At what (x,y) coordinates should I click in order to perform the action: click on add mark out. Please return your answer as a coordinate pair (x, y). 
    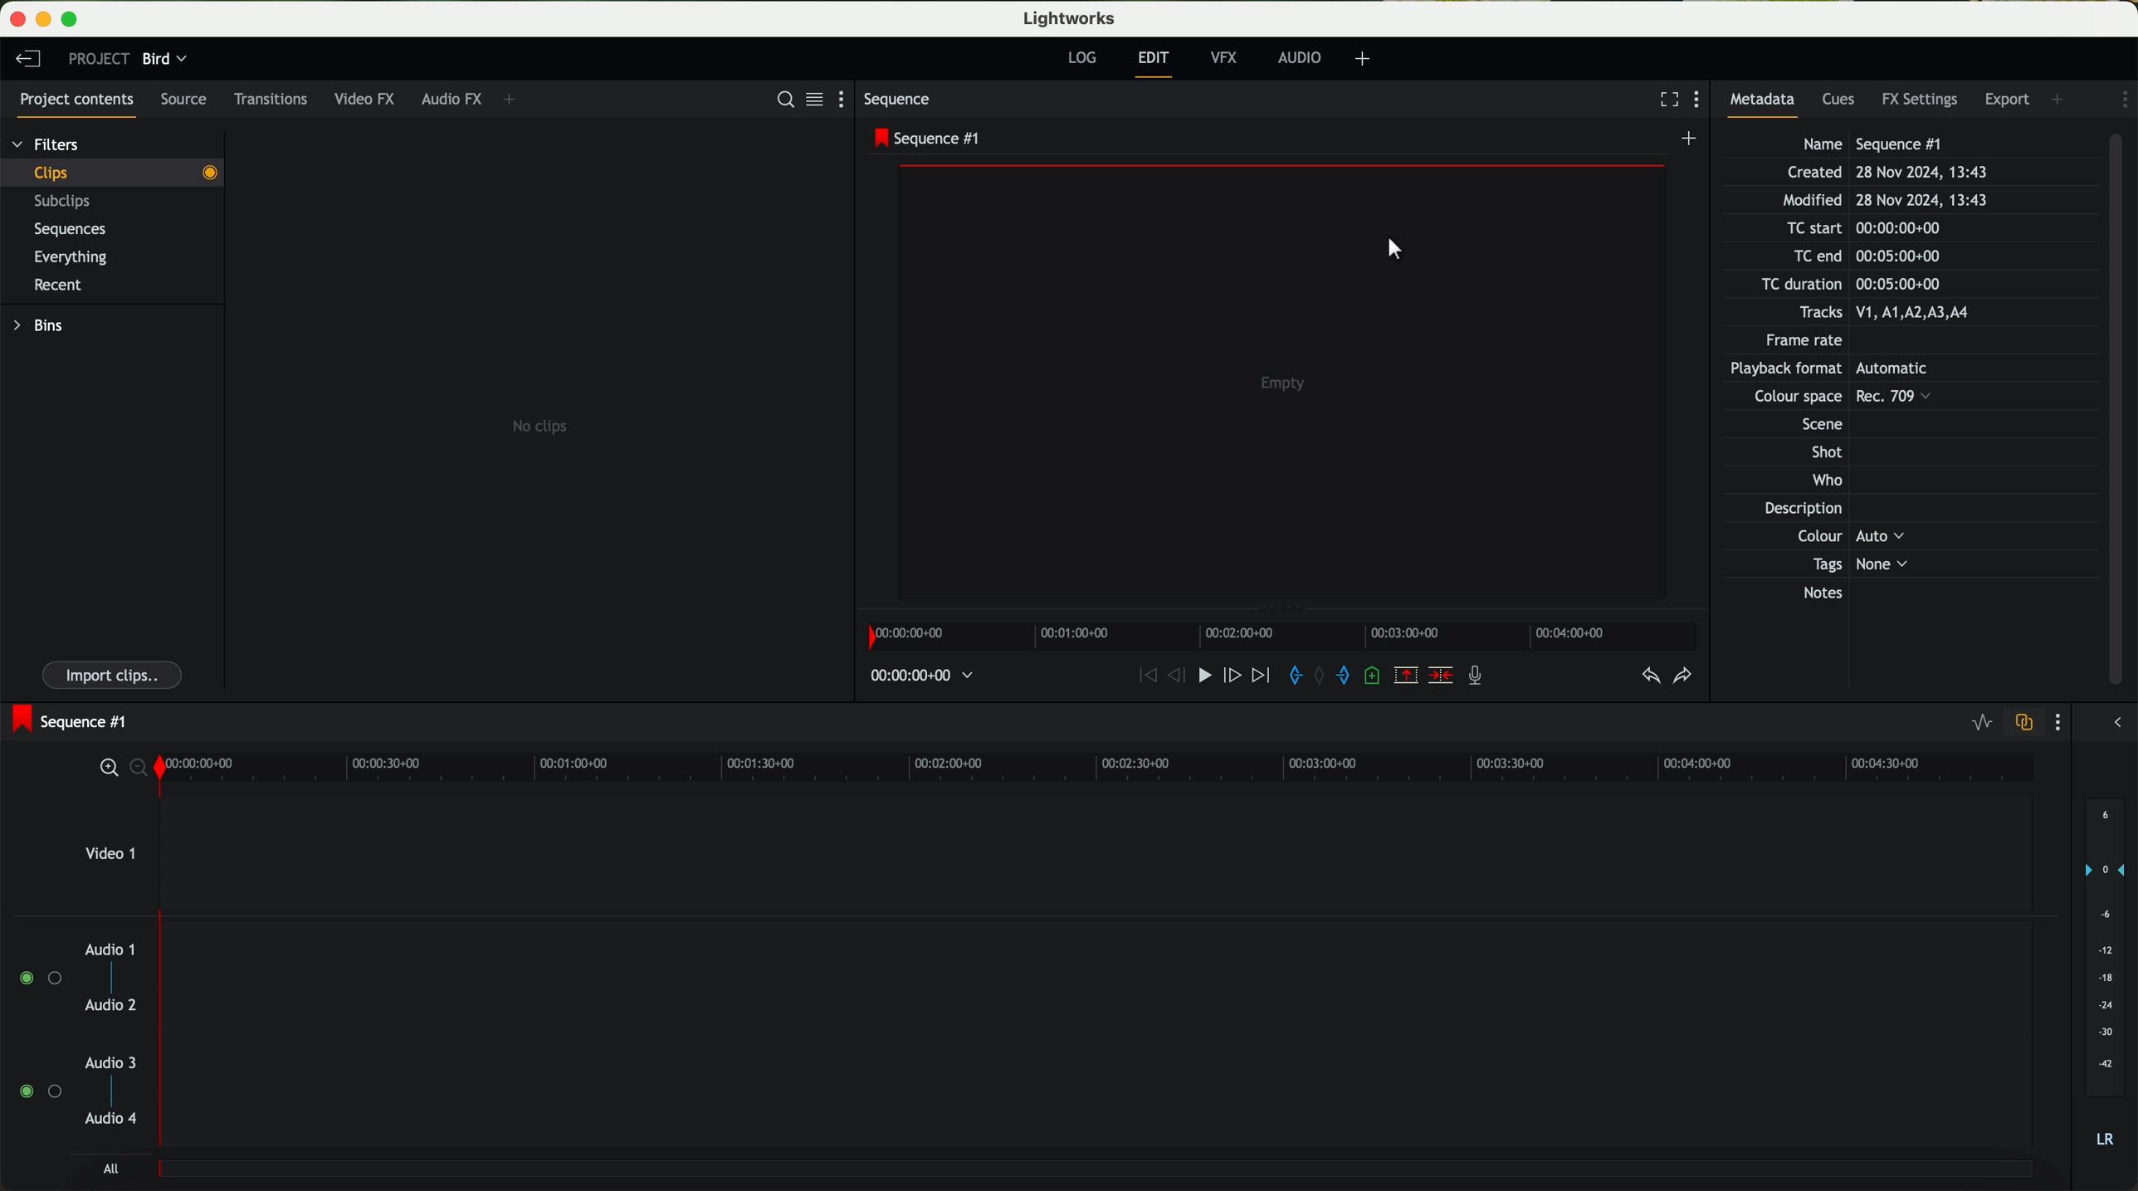
    Looking at the image, I should click on (1350, 679).